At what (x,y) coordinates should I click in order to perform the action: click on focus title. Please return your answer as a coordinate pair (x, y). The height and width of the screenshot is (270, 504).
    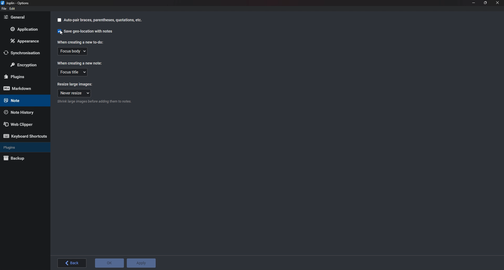
    Looking at the image, I should click on (72, 72).